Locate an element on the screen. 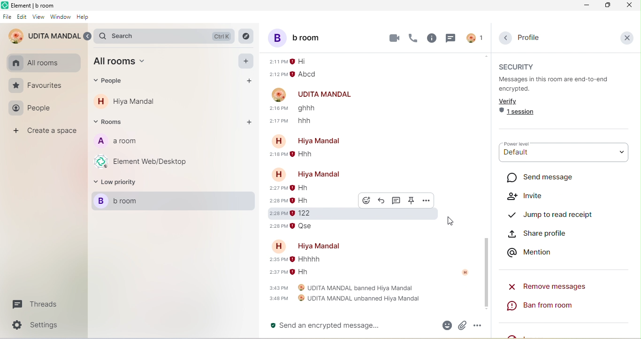 Image resolution: width=641 pixels, height=339 pixels. room info is located at coordinates (432, 39).